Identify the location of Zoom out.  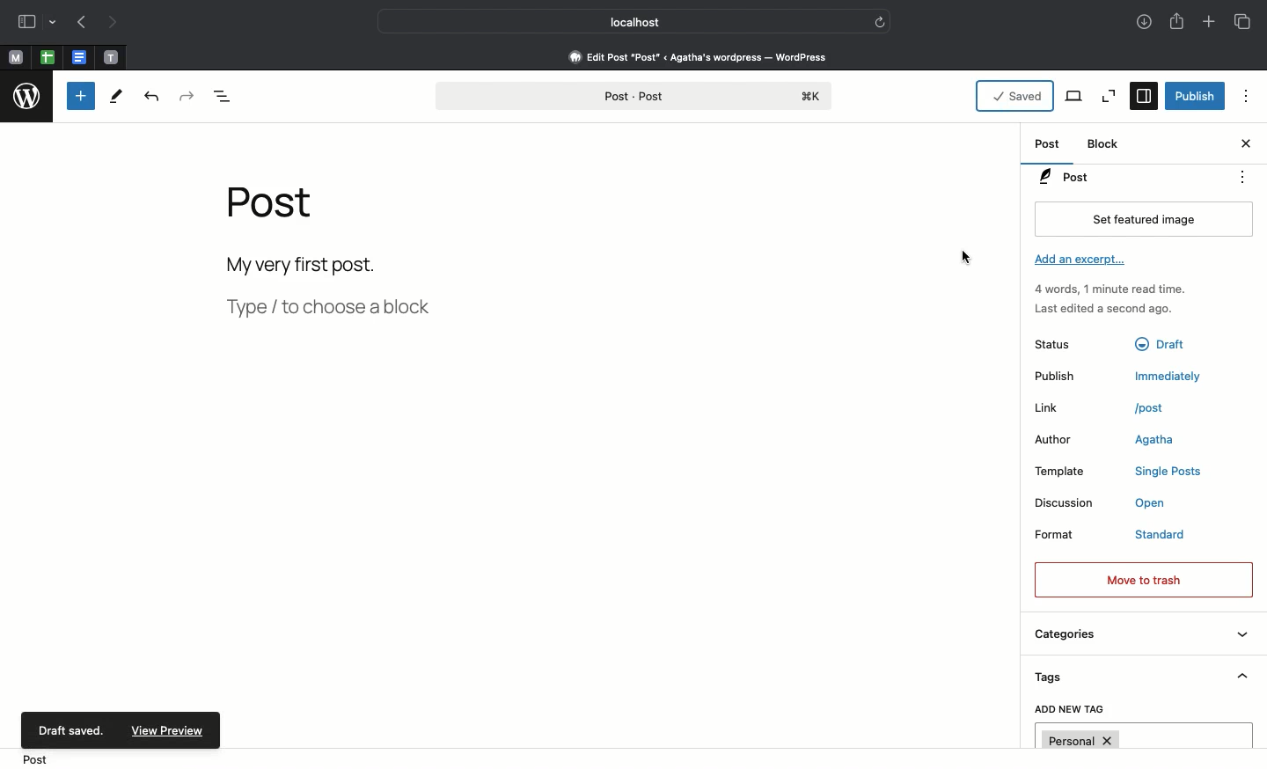
(1109, 95).